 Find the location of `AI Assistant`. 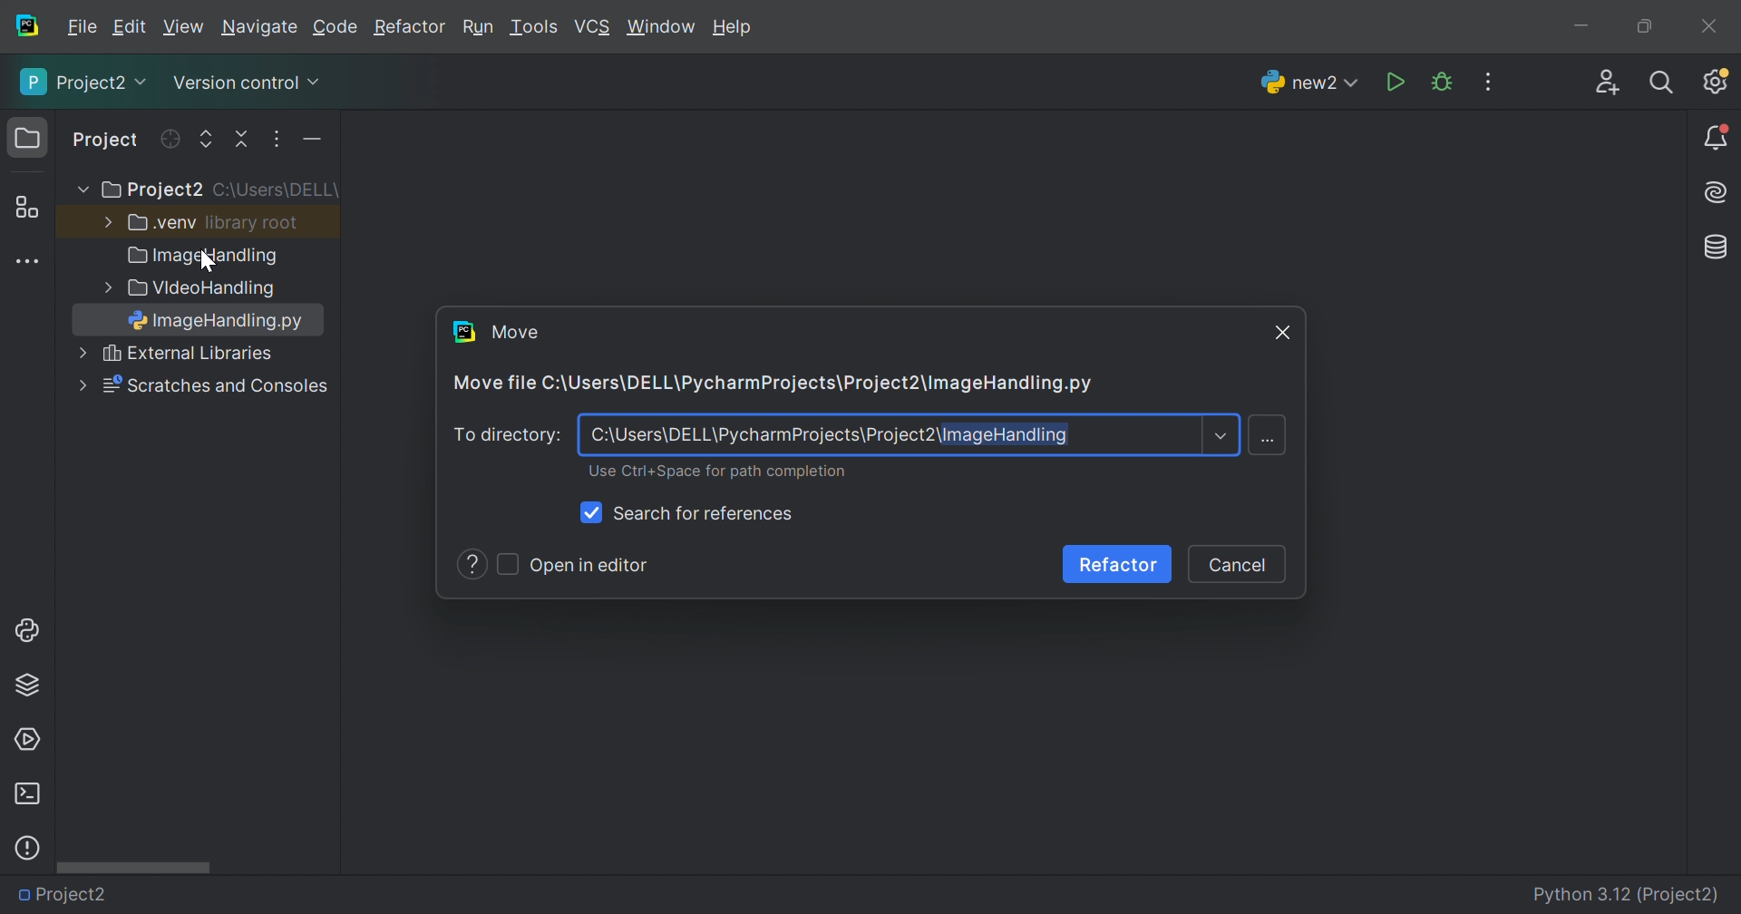

AI Assistant is located at coordinates (1718, 193).